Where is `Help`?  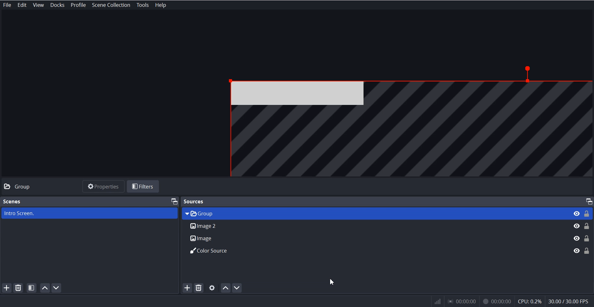
Help is located at coordinates (160, 5).